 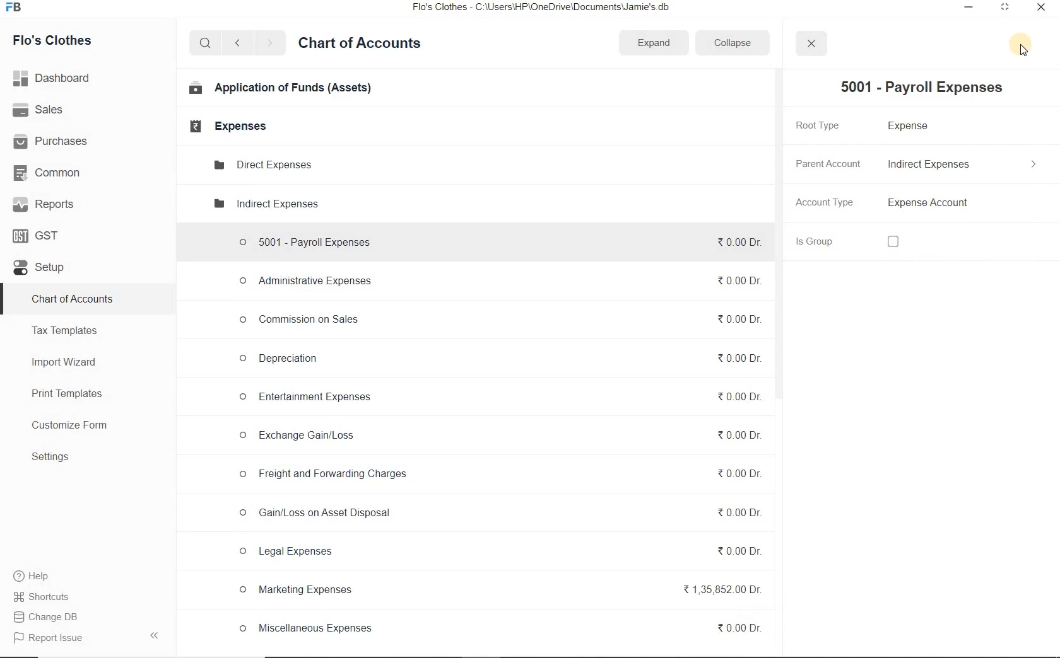 What do you see at coordinates (1023, 53) in the screenshot?
I see `cursor` at bounding box center [1023, 53].